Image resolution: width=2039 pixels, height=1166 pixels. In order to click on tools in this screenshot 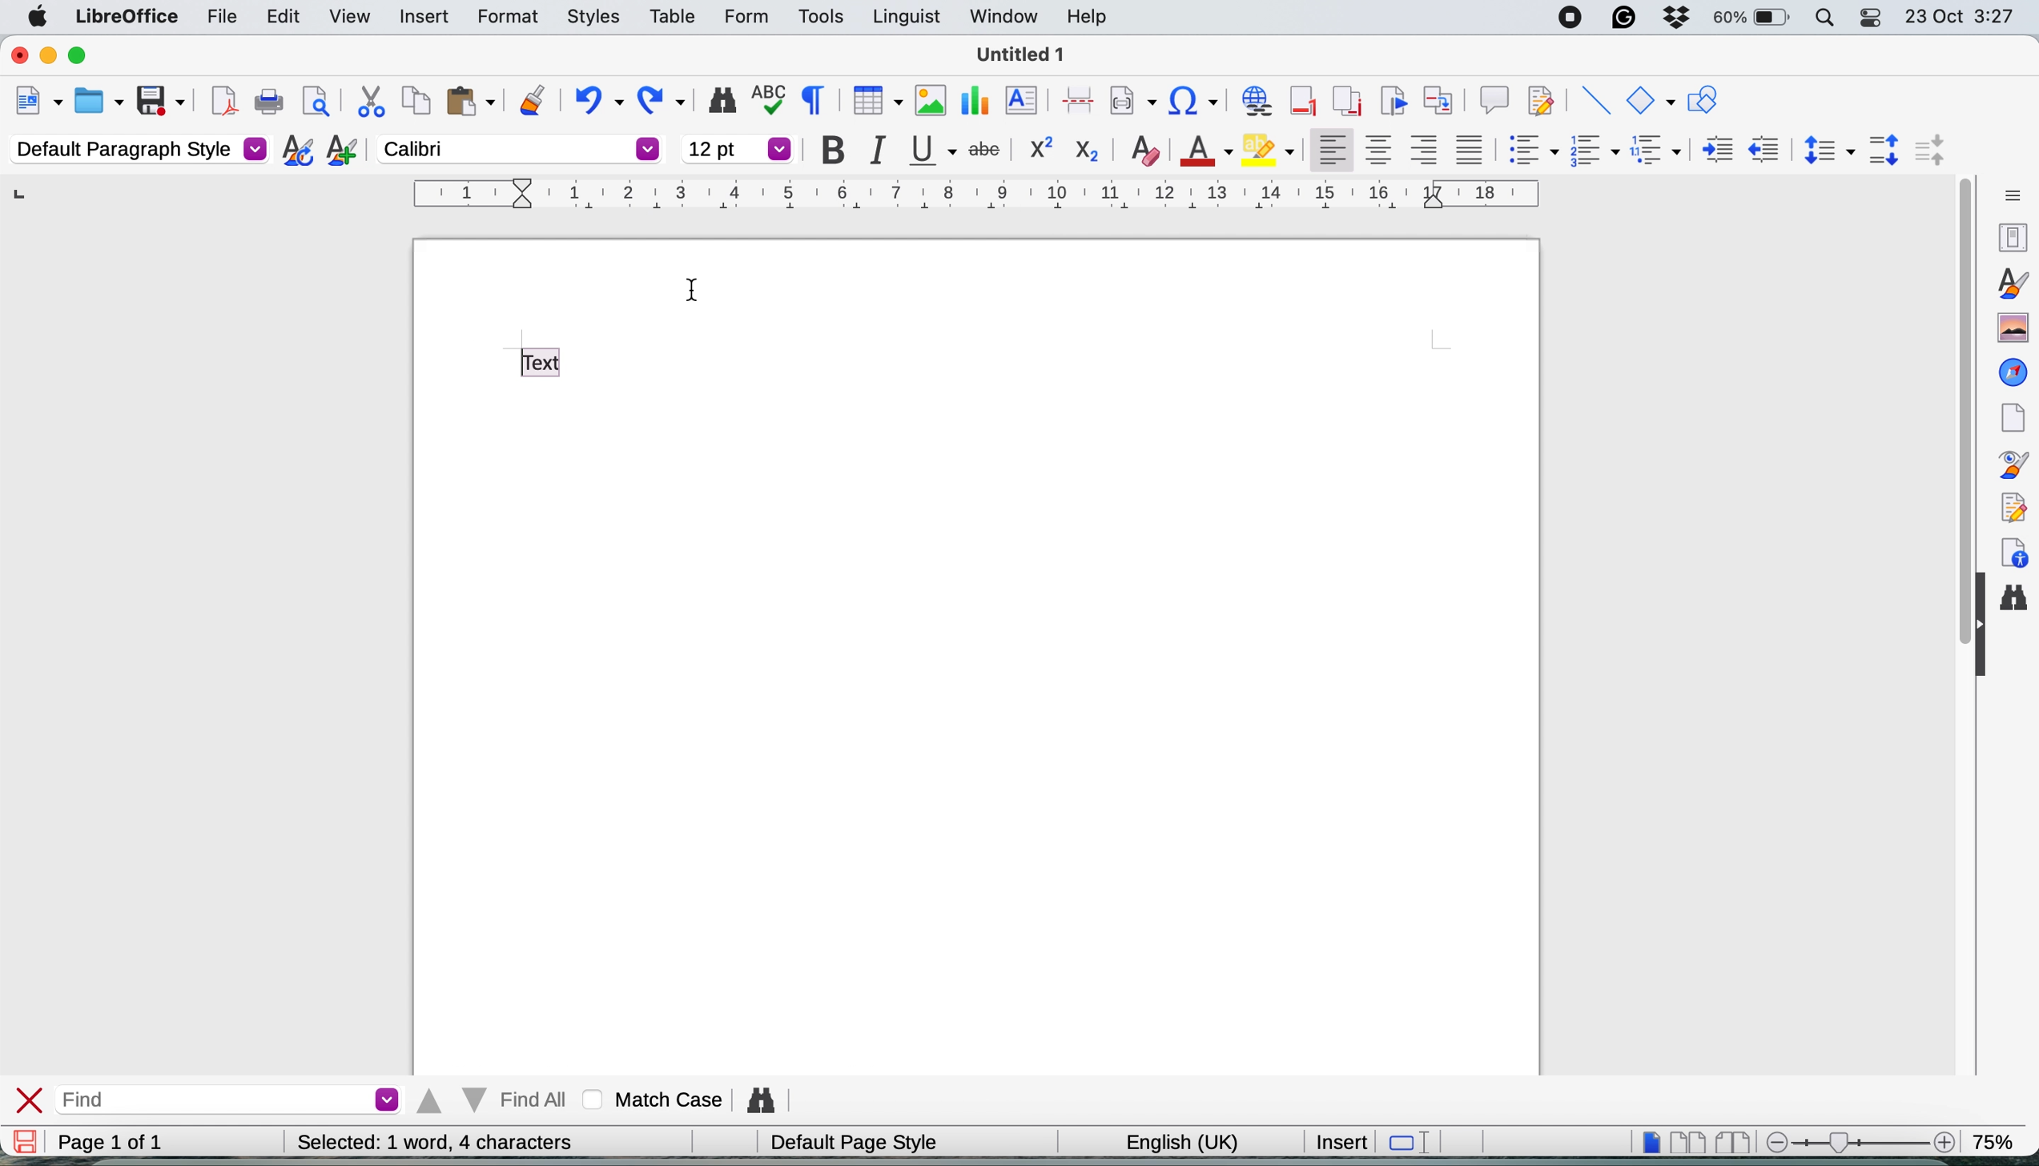, I will do `click(820, 18)`.